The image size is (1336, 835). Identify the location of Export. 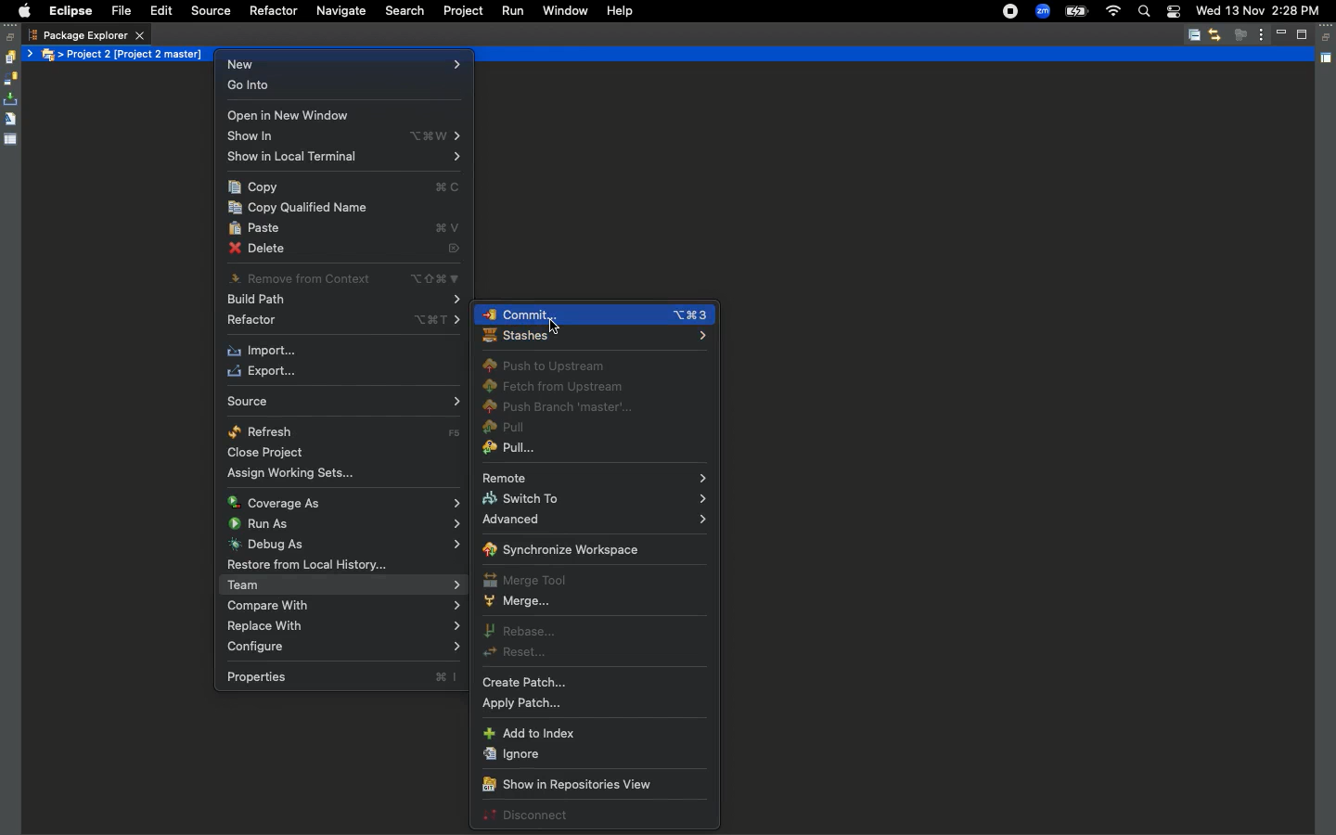
(267, 371).